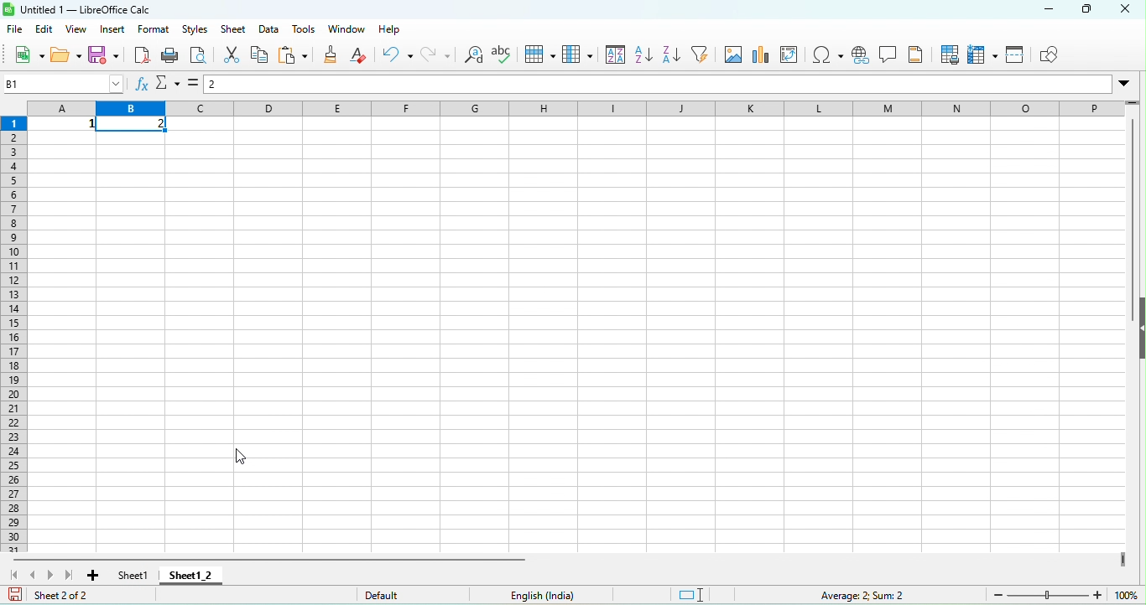 This screenshot has height=605, width=1146. I want to click on clear direct formatting, so click(362, 54).